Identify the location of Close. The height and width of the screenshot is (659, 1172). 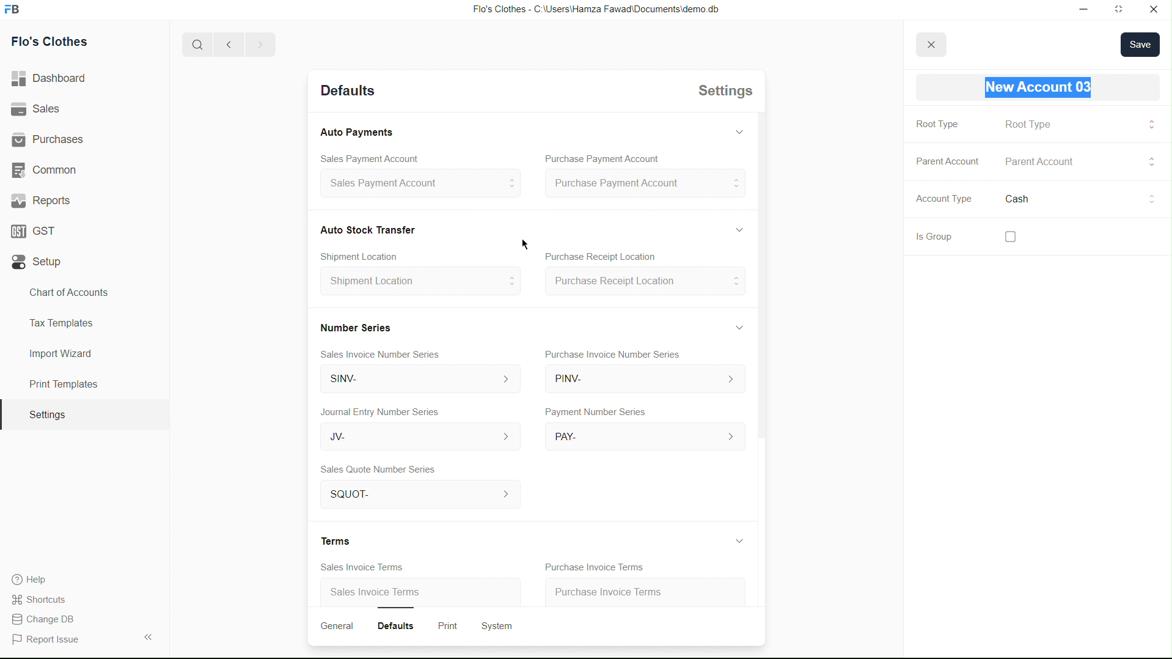
(1154, 10).